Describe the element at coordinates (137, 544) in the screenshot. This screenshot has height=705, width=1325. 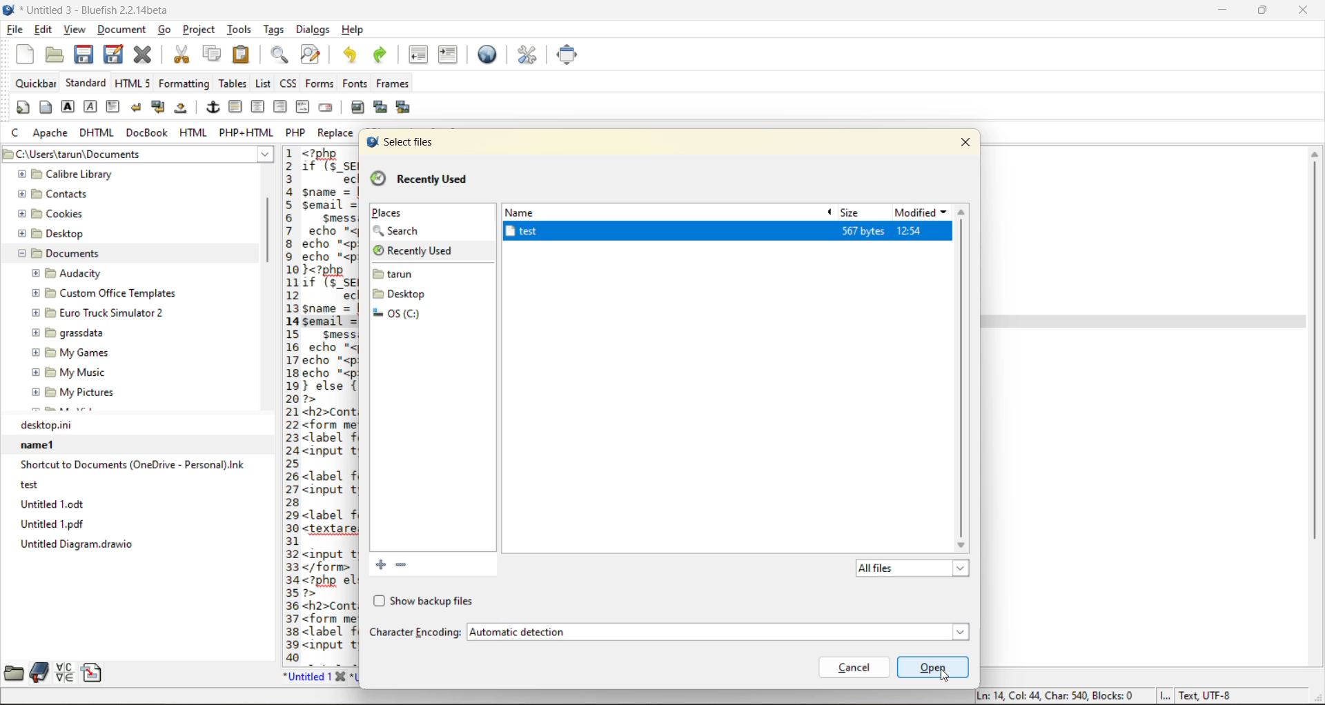
I see `untitle diagram.drawio` at that location.